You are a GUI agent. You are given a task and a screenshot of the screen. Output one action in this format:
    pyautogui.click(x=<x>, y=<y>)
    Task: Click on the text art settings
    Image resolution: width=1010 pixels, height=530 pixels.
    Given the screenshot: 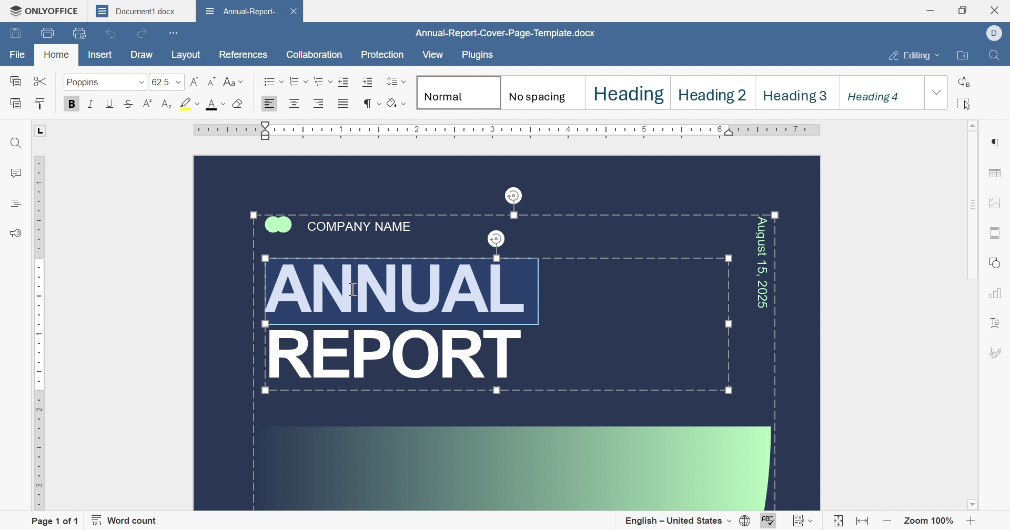 What is the action you would take?
    pyautogui.click(x=997, y=324)
    